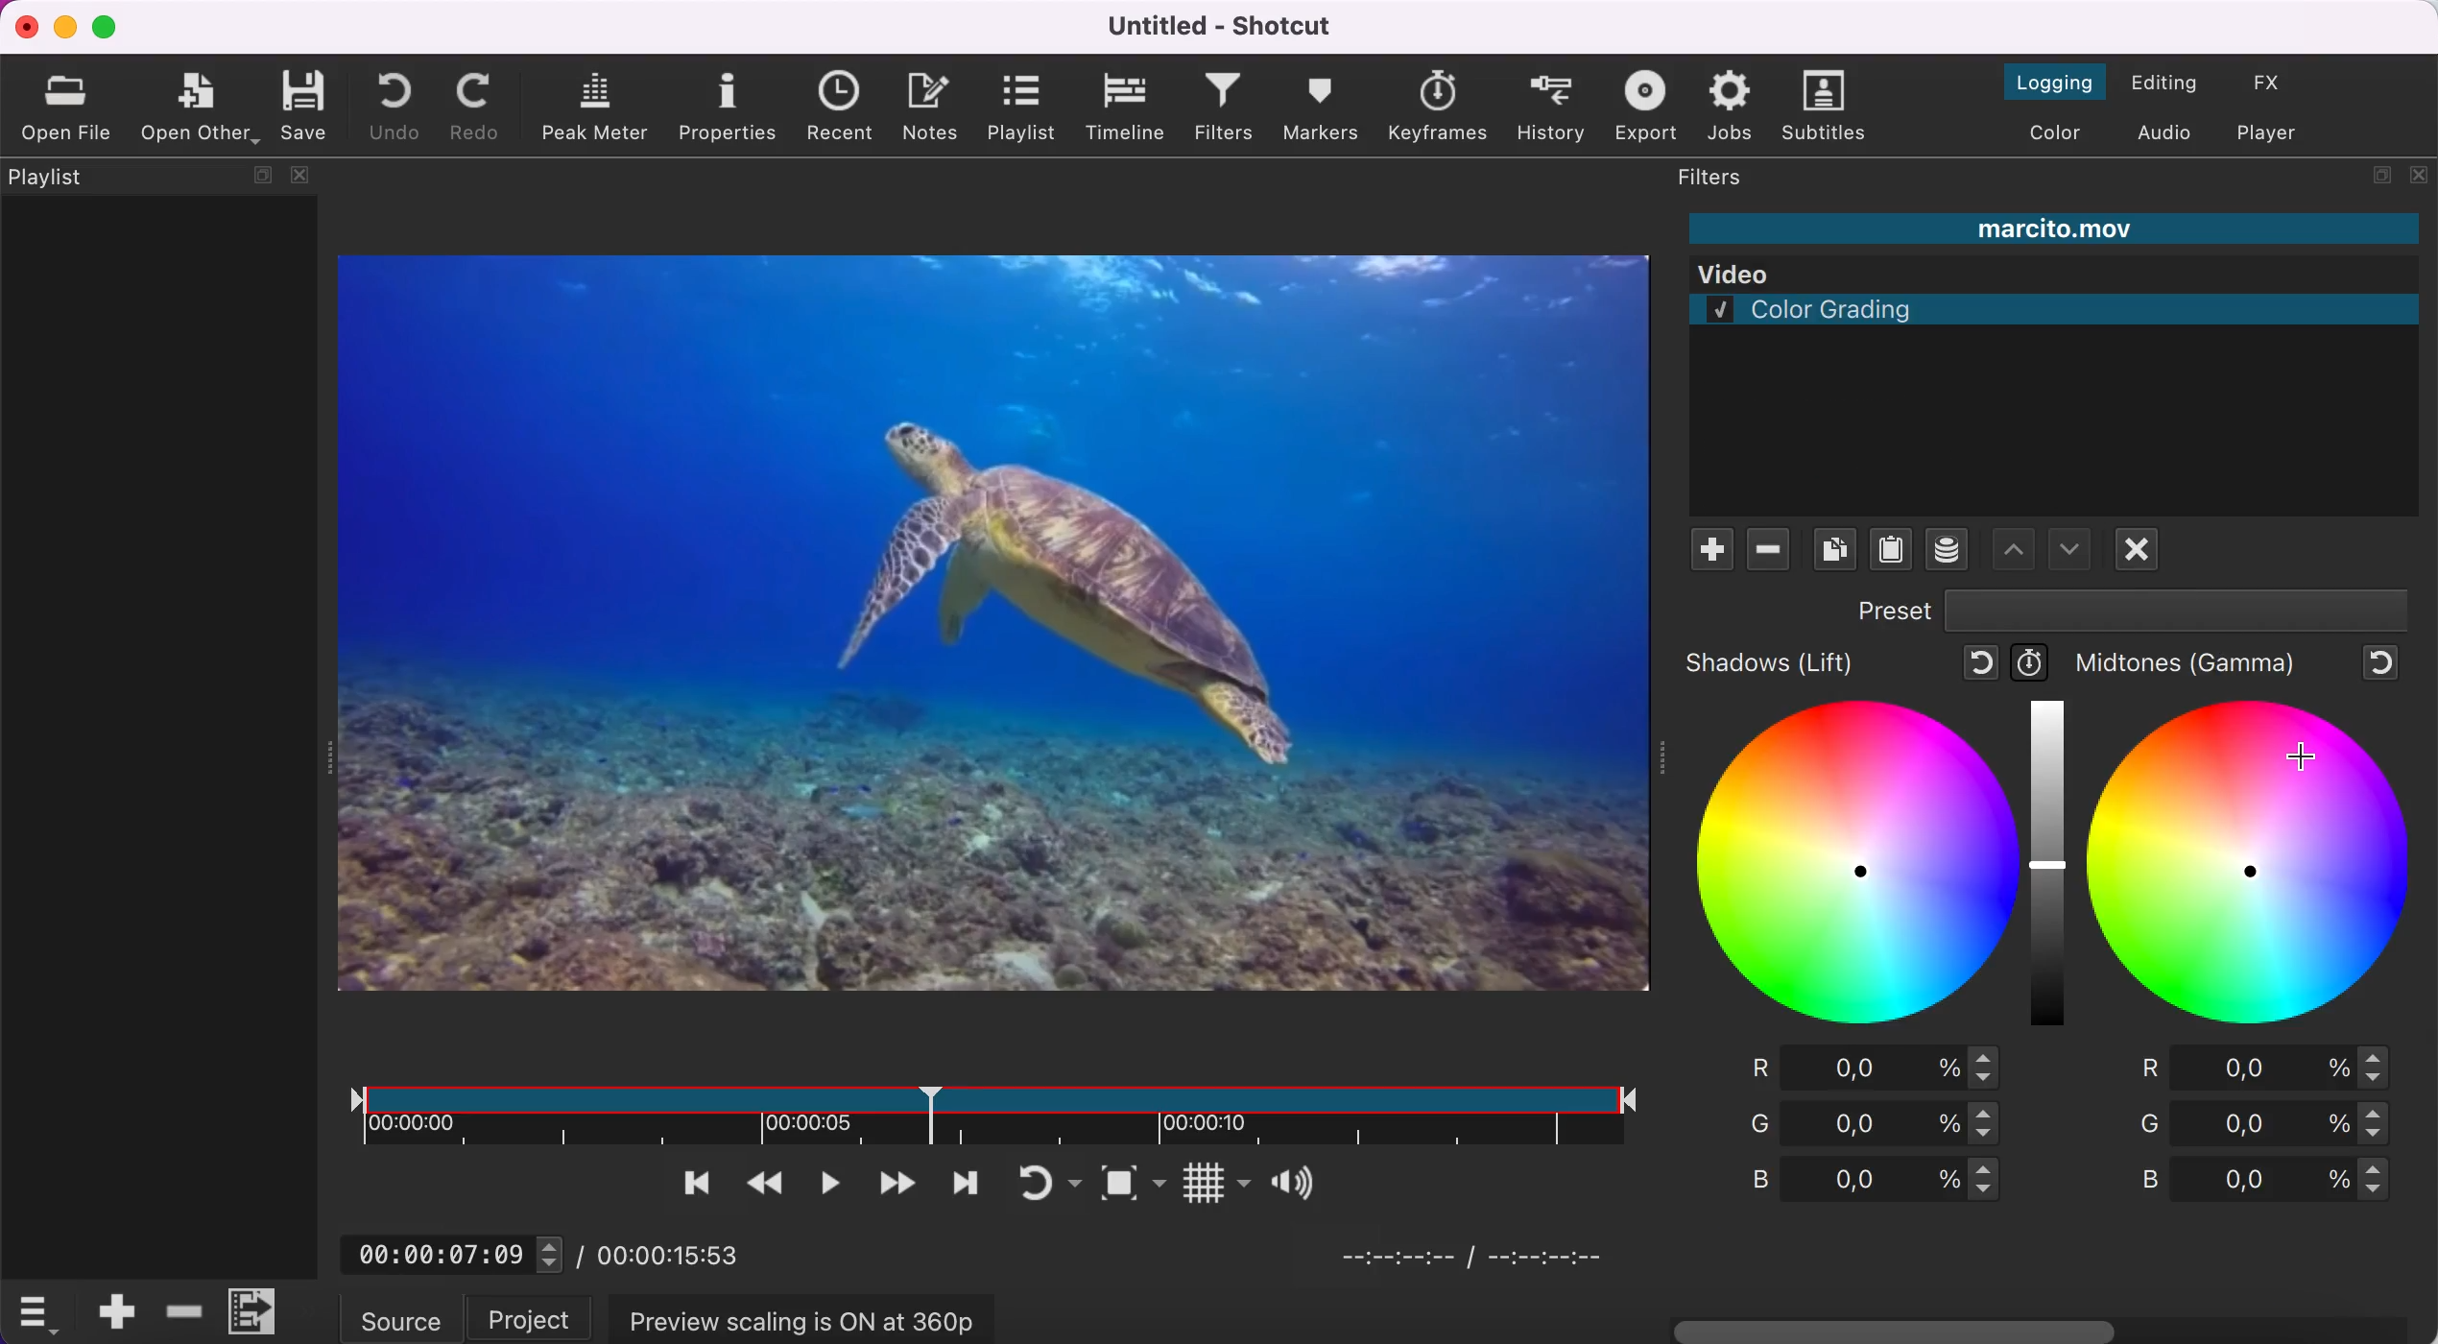 The height and width of the screenshot is (1344, 2438). Describe the element at coordinates (2261, 1179) in the screenshot. I see `blue` at that location.